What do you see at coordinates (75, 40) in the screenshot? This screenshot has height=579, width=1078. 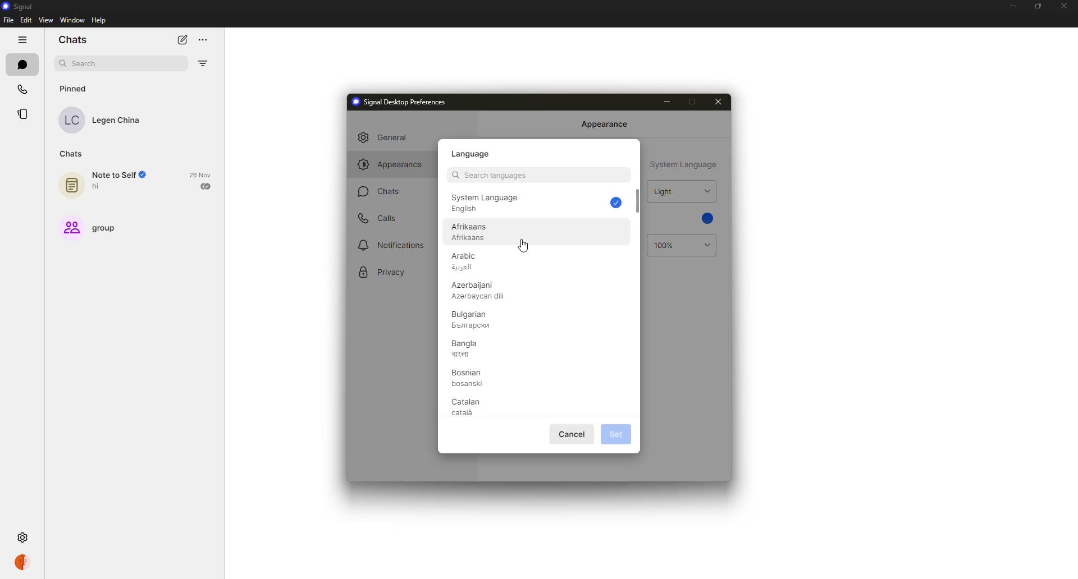 I see `chats` at bounding box center [75, 40].